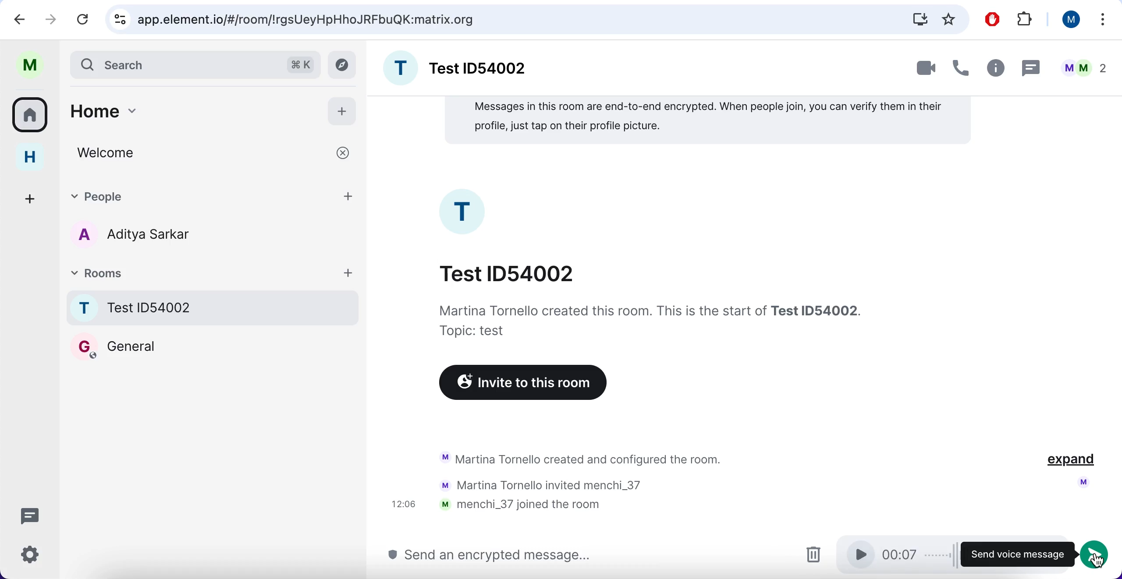 The height and width of the screenshot is (579, 1122). I want to click on welcome, so click(212, 153).